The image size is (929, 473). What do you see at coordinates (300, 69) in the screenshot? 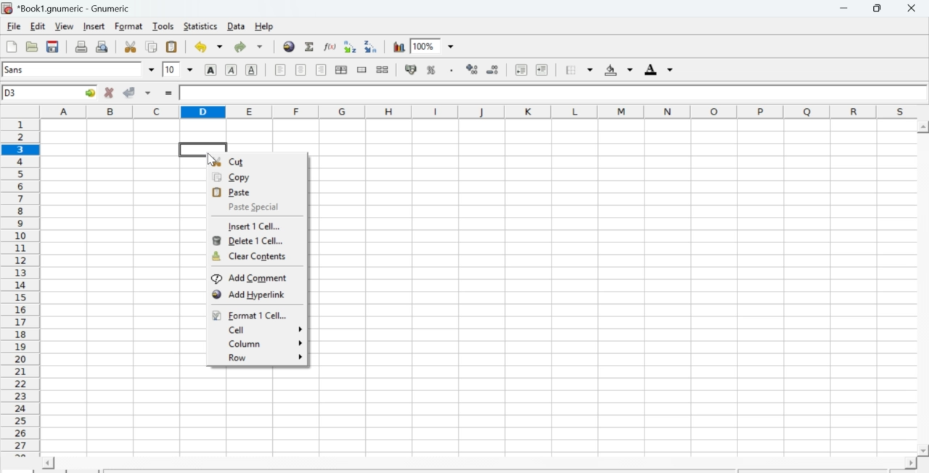
I see `Center horizontally` at bounding box center [300, 69].